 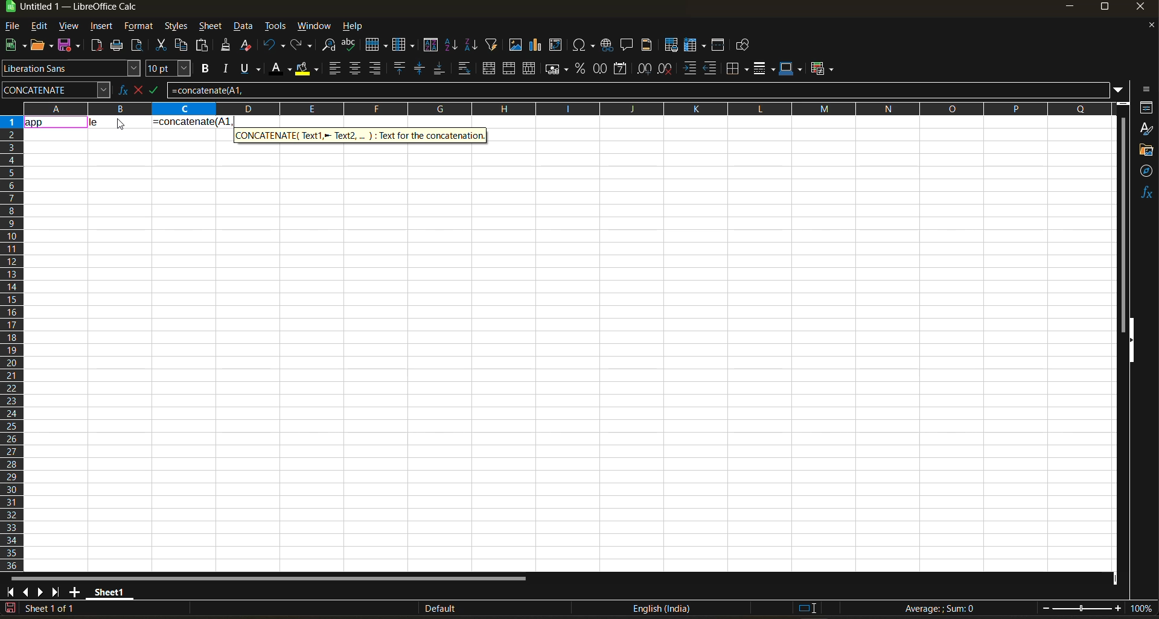 What do you see at coordinates (1131, 341) in the screenshot?
I see `hide` at bounding box center [1131, 341].